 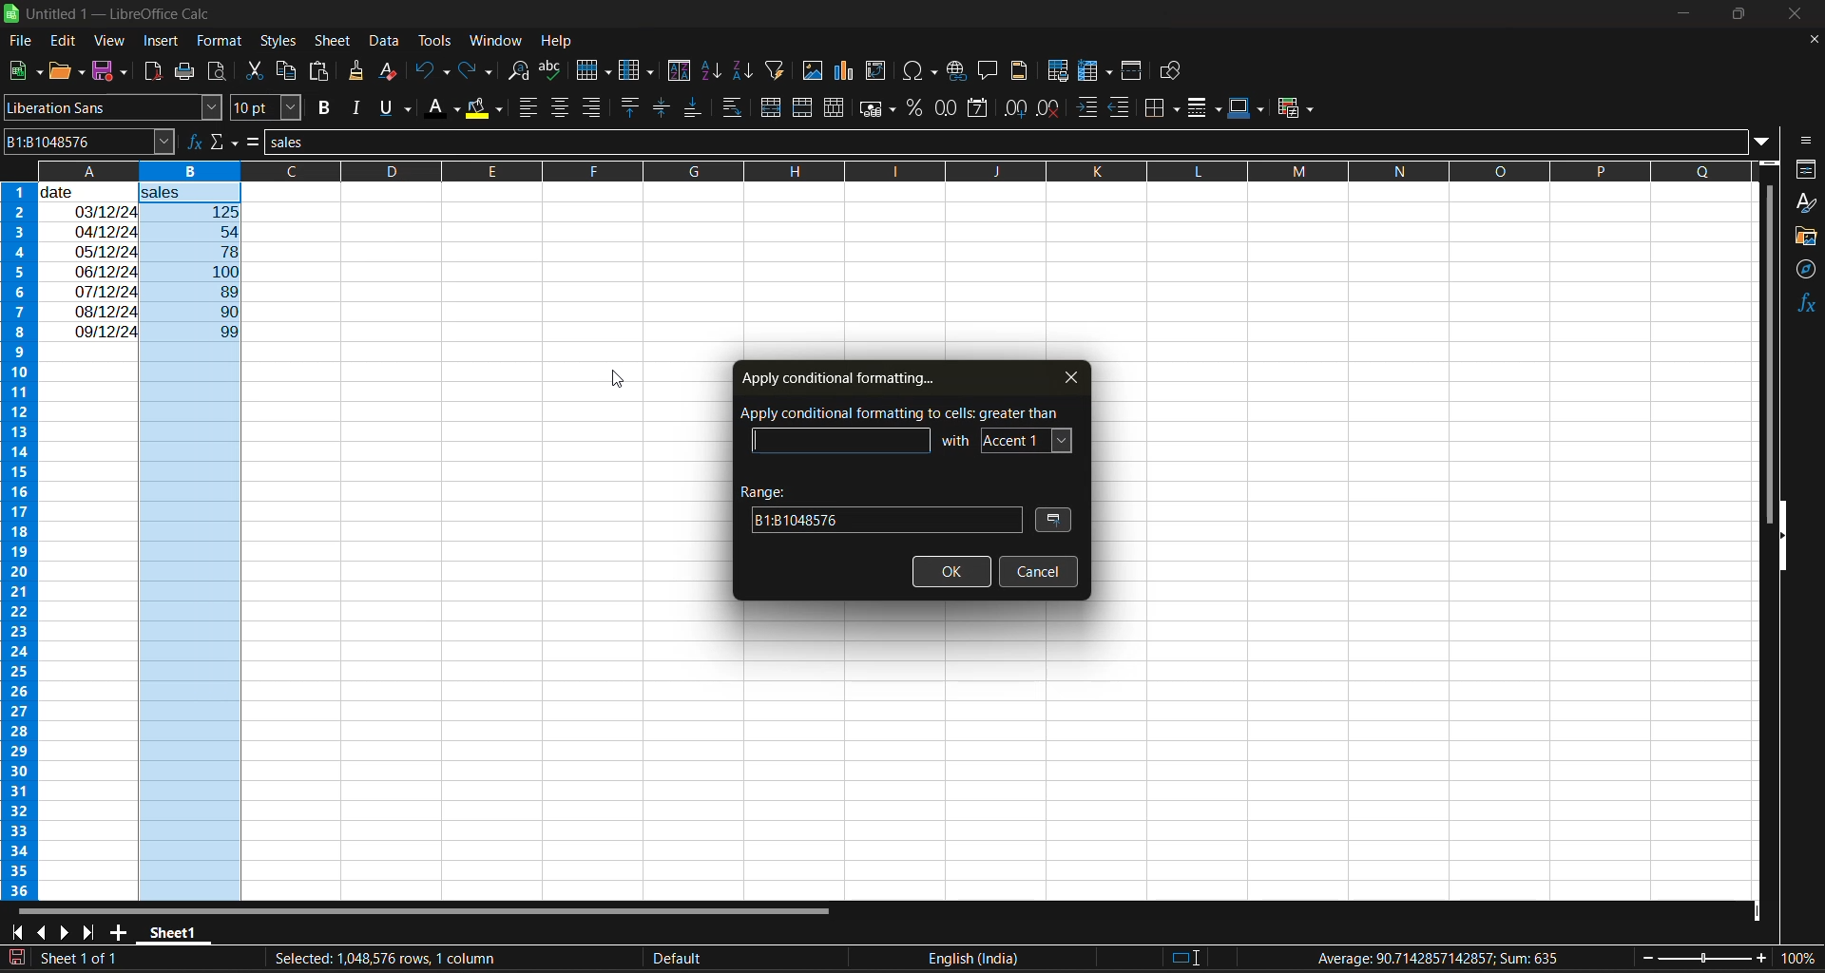 I want to click on app name and file name, so click(x=114, y=14).